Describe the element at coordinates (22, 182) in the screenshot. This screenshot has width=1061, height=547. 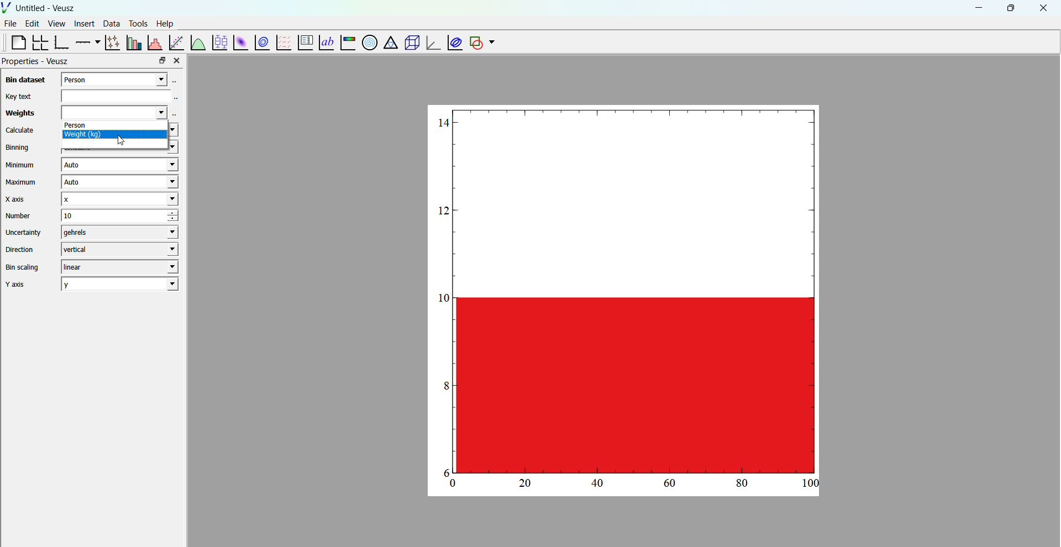
I see `Maximum` at that location.